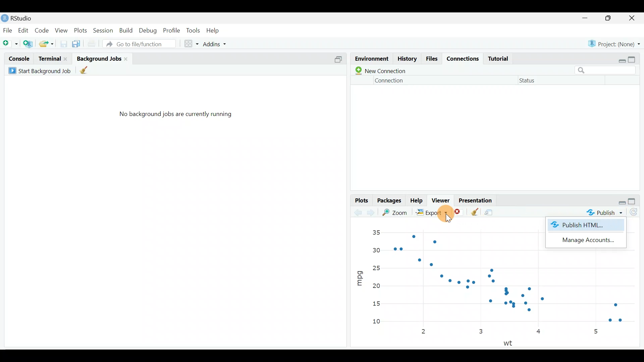 This screenshot has height=362, width=644. Describe the element at coordinates (216, 30) in the screenshot. I see `Help` at that location.